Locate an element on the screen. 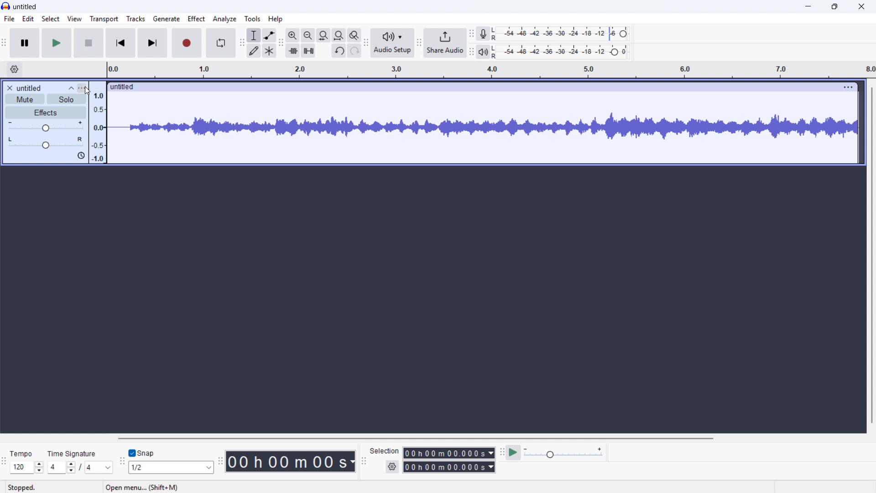 This screenshot has height=493, width=876. Time signature is located at coordinates (73, 453).